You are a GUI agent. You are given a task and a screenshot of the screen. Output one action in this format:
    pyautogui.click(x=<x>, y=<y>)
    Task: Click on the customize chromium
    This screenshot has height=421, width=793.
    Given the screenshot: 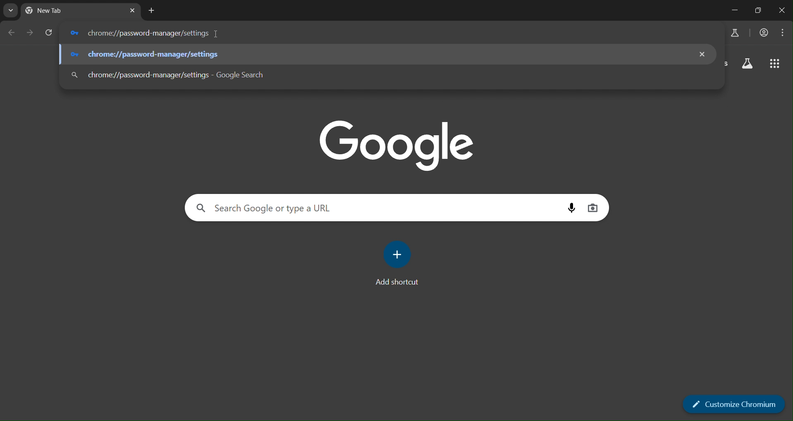 What is the action you would take?
    pyautogui.click(x=726, y=407)
    